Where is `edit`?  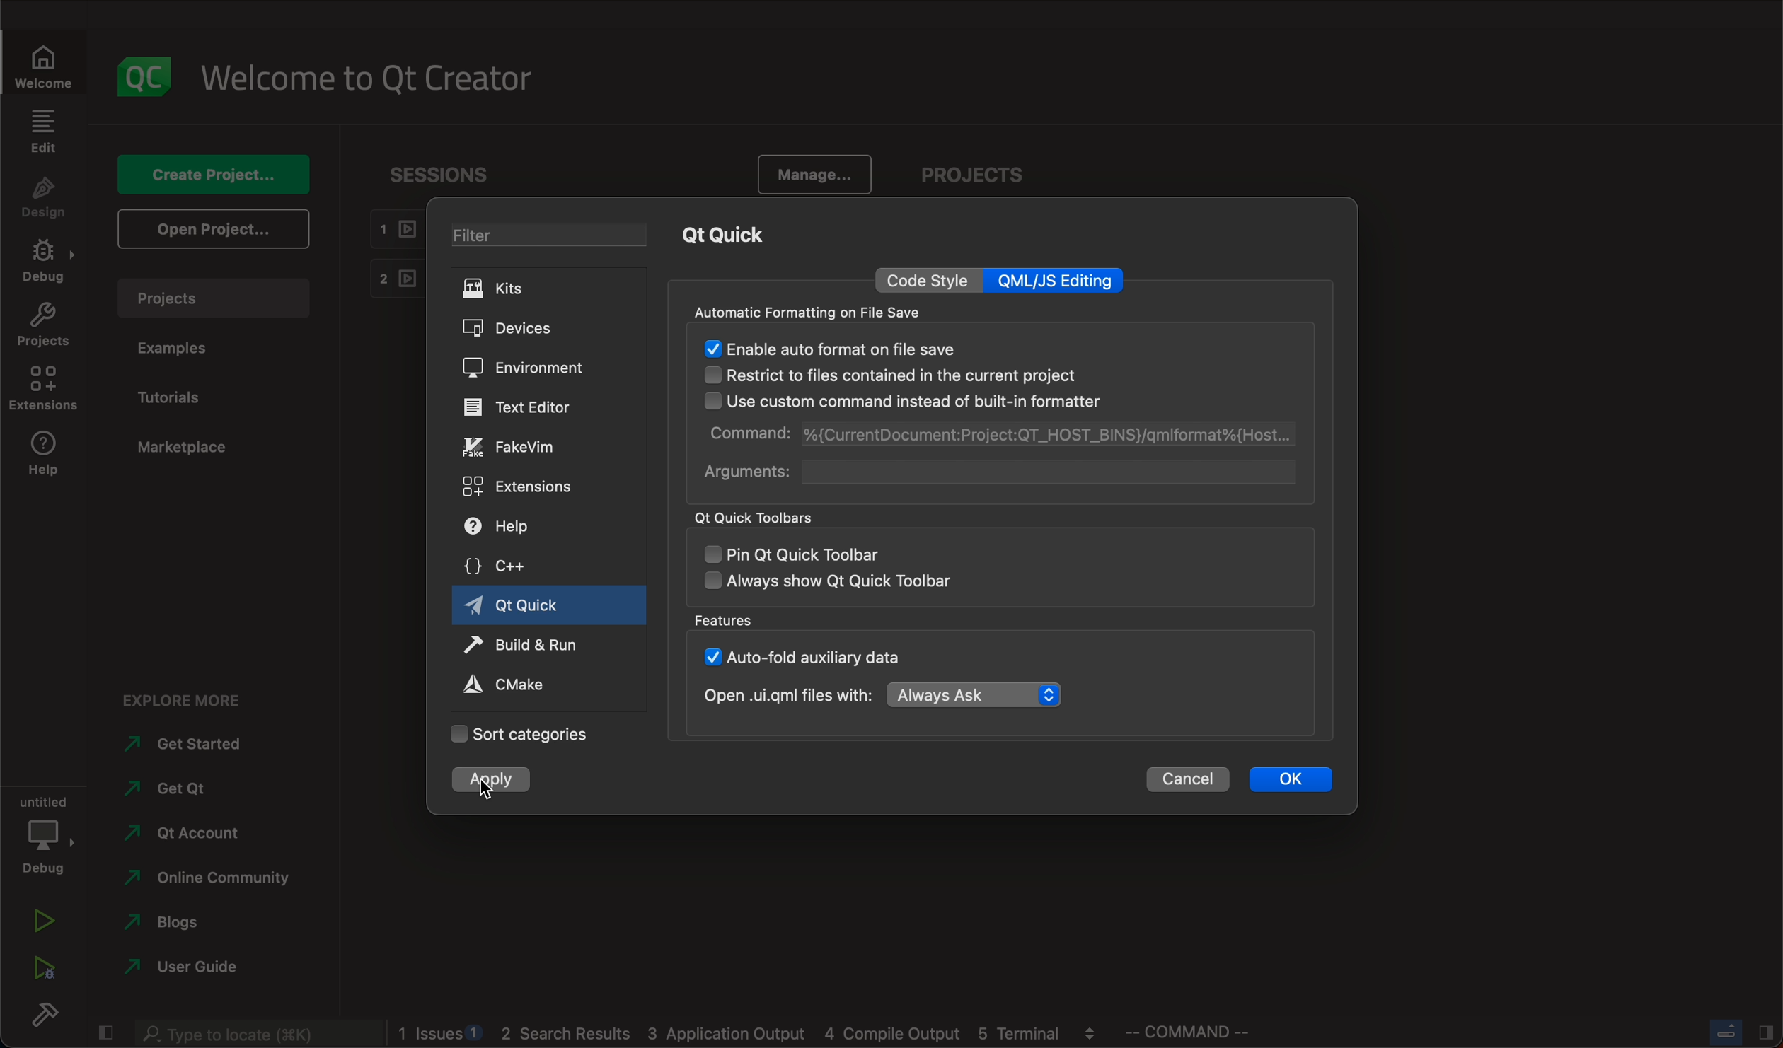
edit is located at coordinates (45, 132).